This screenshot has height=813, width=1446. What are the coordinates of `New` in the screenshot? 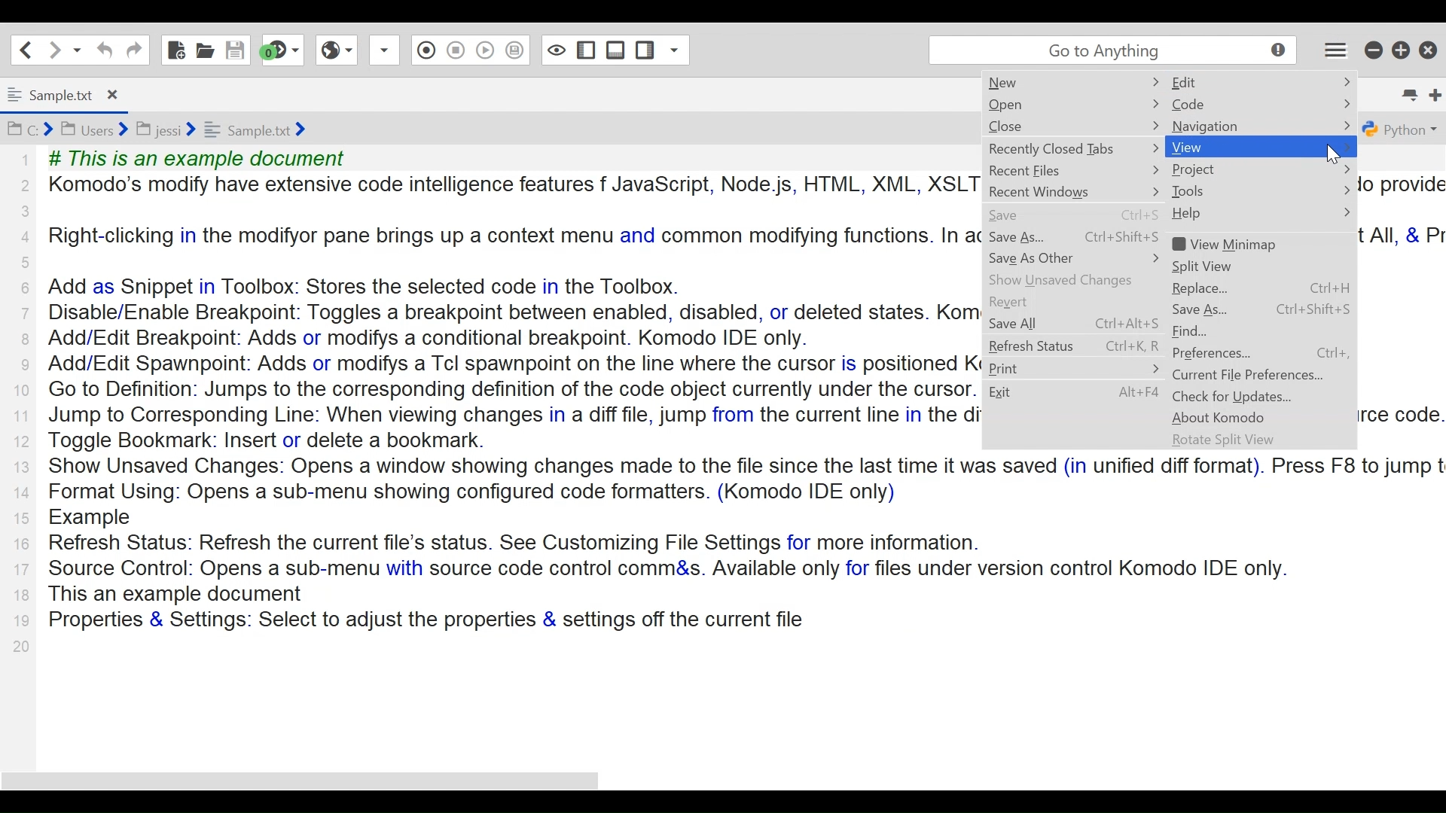 It's located at (1014, 83).